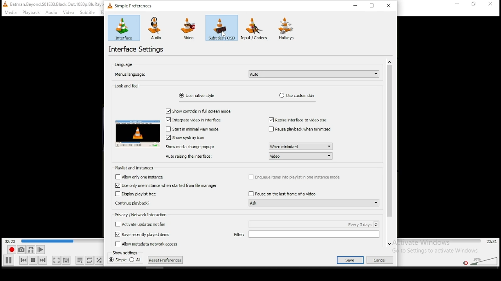 The width and height of the screenshot is (501, 281). I want to click on random, so click(99, 260).